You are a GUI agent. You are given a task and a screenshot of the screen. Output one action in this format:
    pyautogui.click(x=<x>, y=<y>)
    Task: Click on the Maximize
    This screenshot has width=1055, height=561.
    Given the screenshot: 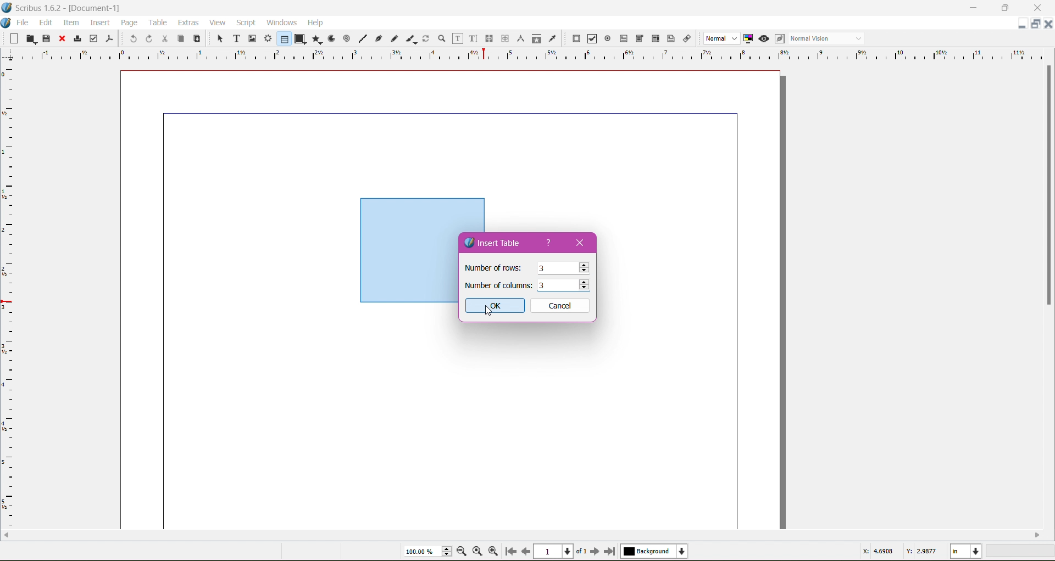 What is the action you would take?
    pyautogui.click(x=1006, y=8)
    